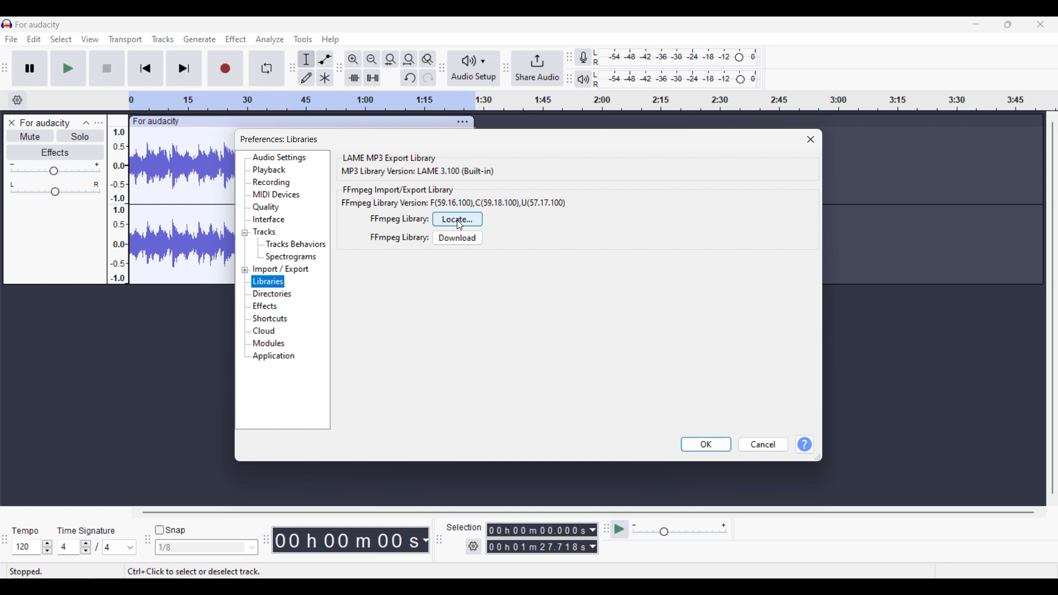 This screenshot has height=595, width=1058. Describe the element at coordinates (194, 571) in the screenshot. I see `ctrl+click to select or deselect track` at that location.